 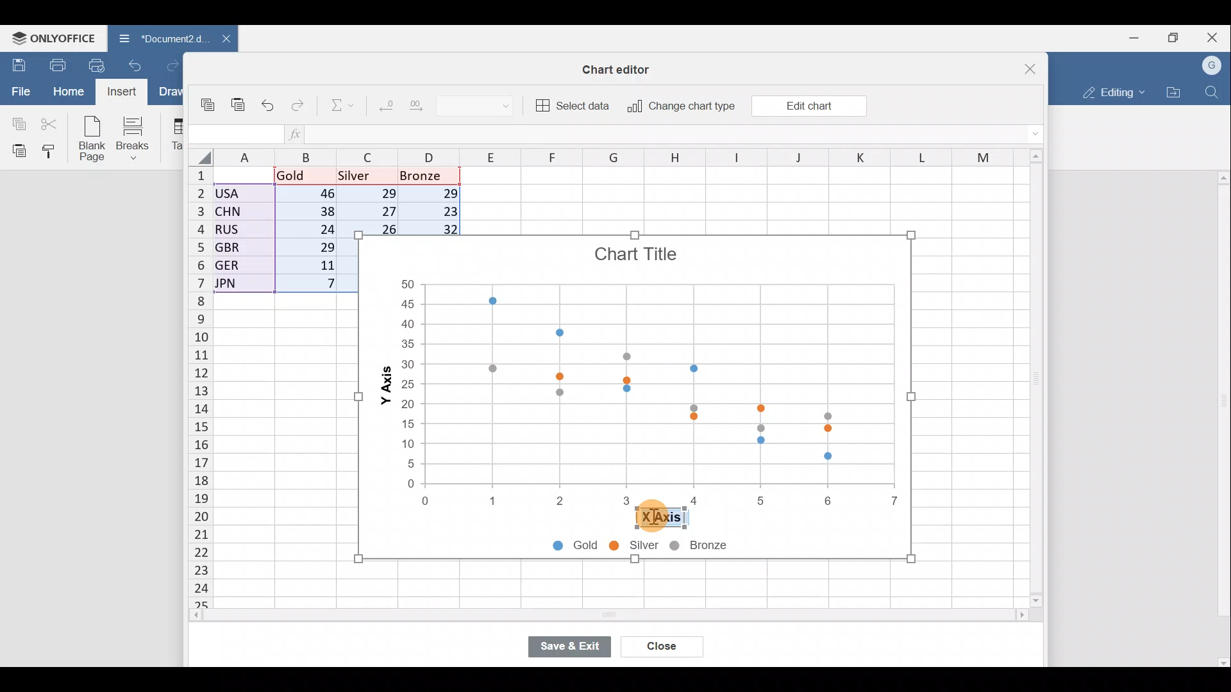 What do you see at coordinates (582, 617) in the screenshot?
I see `Scroll bar` at bounding box center [582, 617].